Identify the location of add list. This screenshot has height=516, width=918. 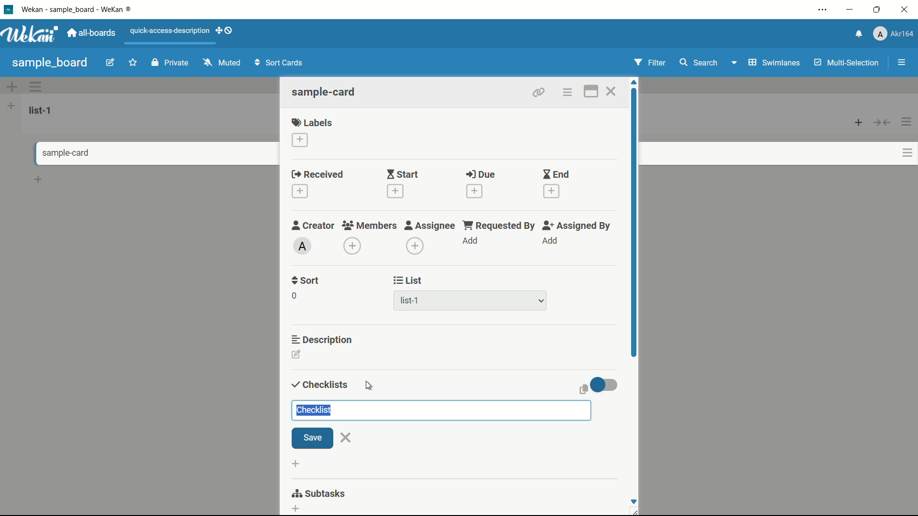
(11, 106).